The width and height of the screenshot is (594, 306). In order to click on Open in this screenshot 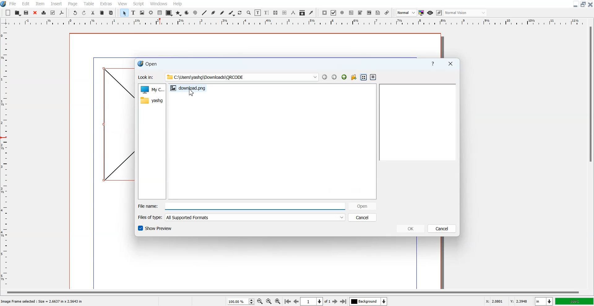, I will do `click(18, 13)`.